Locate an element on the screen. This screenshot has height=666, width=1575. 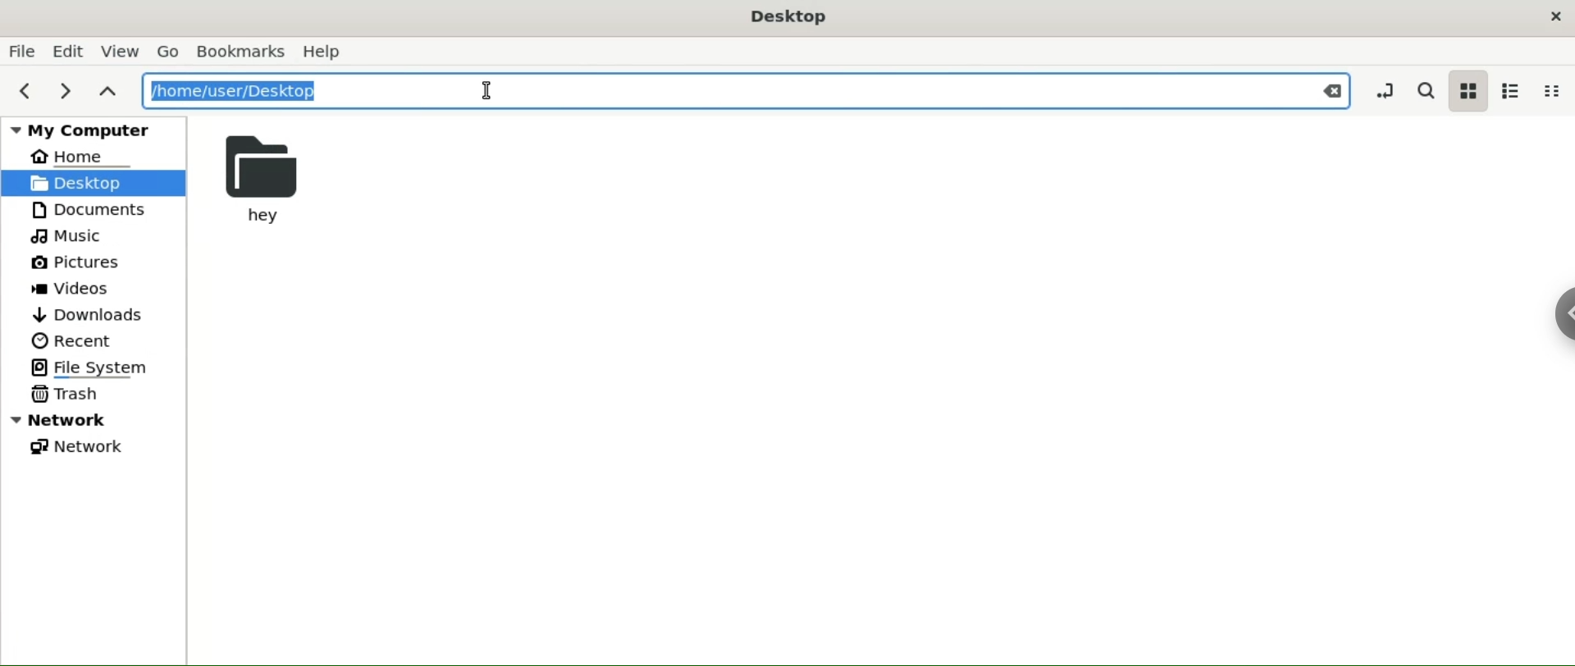
icon view is located at coordinates (1468, 90).